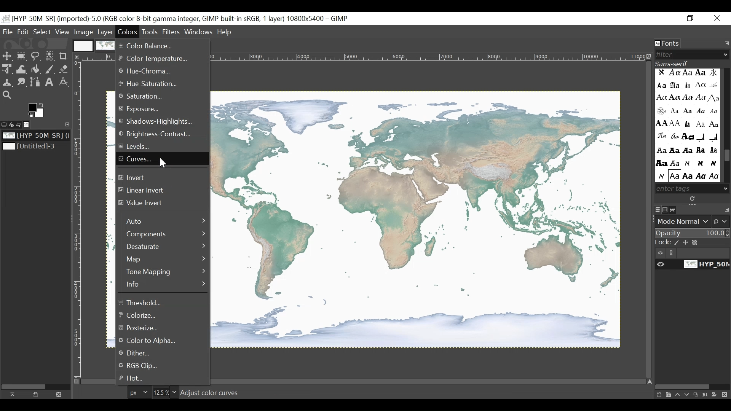 The height and width of the screenshot is (411, 731). Describe the element at coordinates (658, 210) in the screenshot. I see `Layers` at that location.